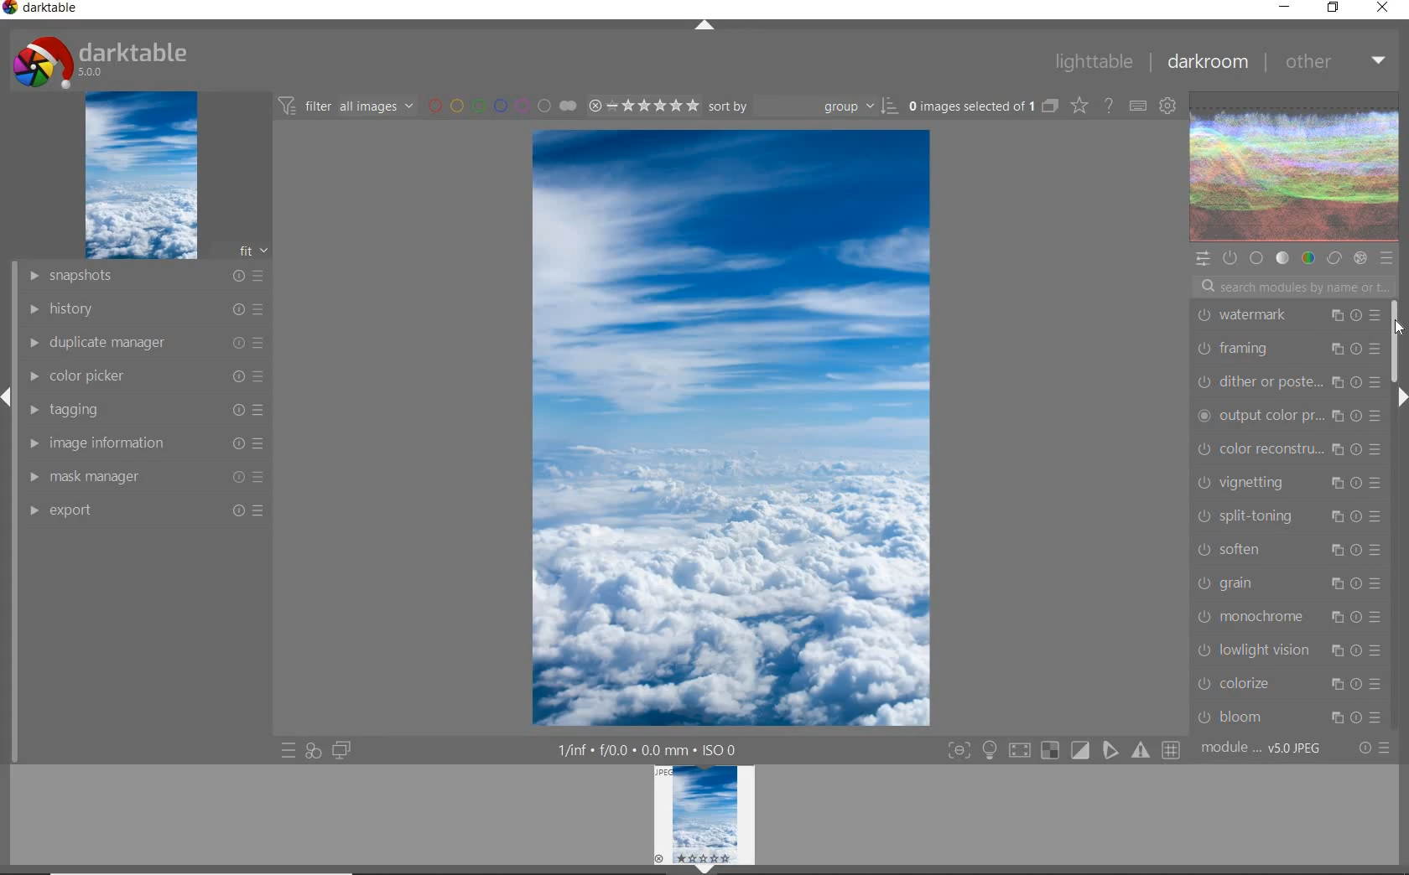 The image size is (1409, 875). Describe the element at coordinates (970, 105) in the screenshot. I see `0 images selected of` at that location.